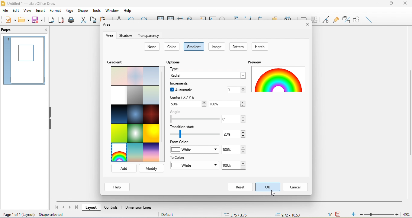 This screenshot has height=218, width=412. What do you see at coordinates (140, 207) in the screenshot?
I see `dimension lines` at bounding box center [140, 207].